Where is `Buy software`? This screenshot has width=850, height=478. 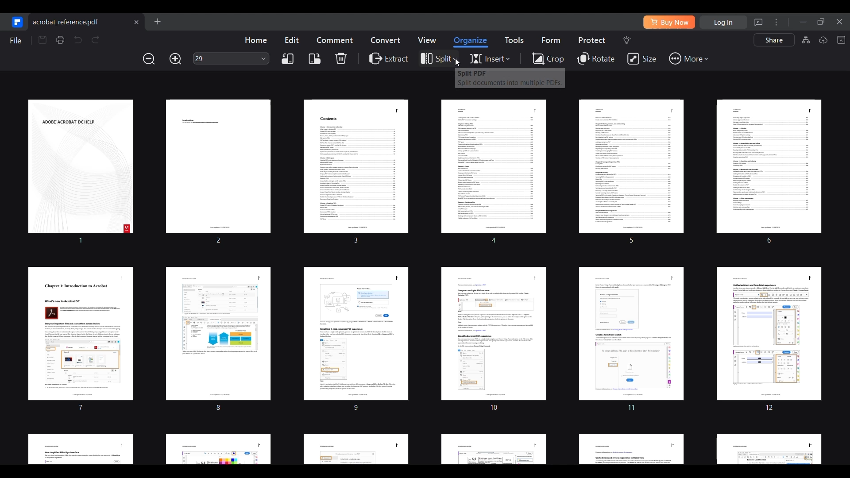
Buy software is located at coordinates (669, 22).